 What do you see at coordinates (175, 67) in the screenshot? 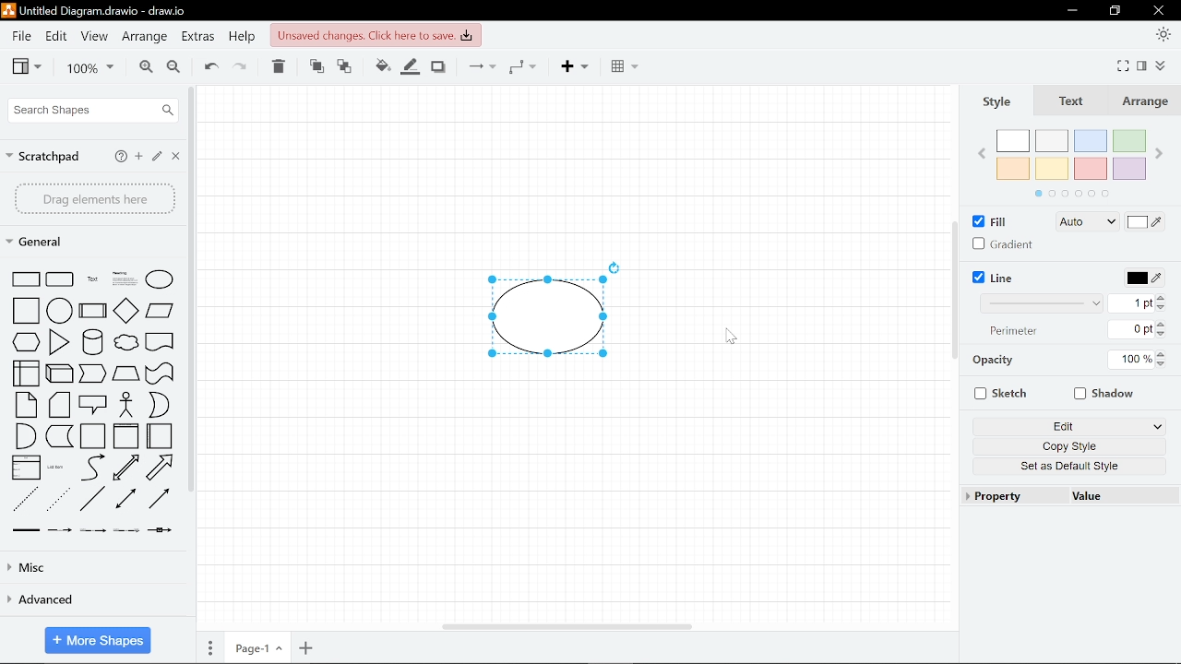
I see `Zoom out` at bounding box center [175, 67].